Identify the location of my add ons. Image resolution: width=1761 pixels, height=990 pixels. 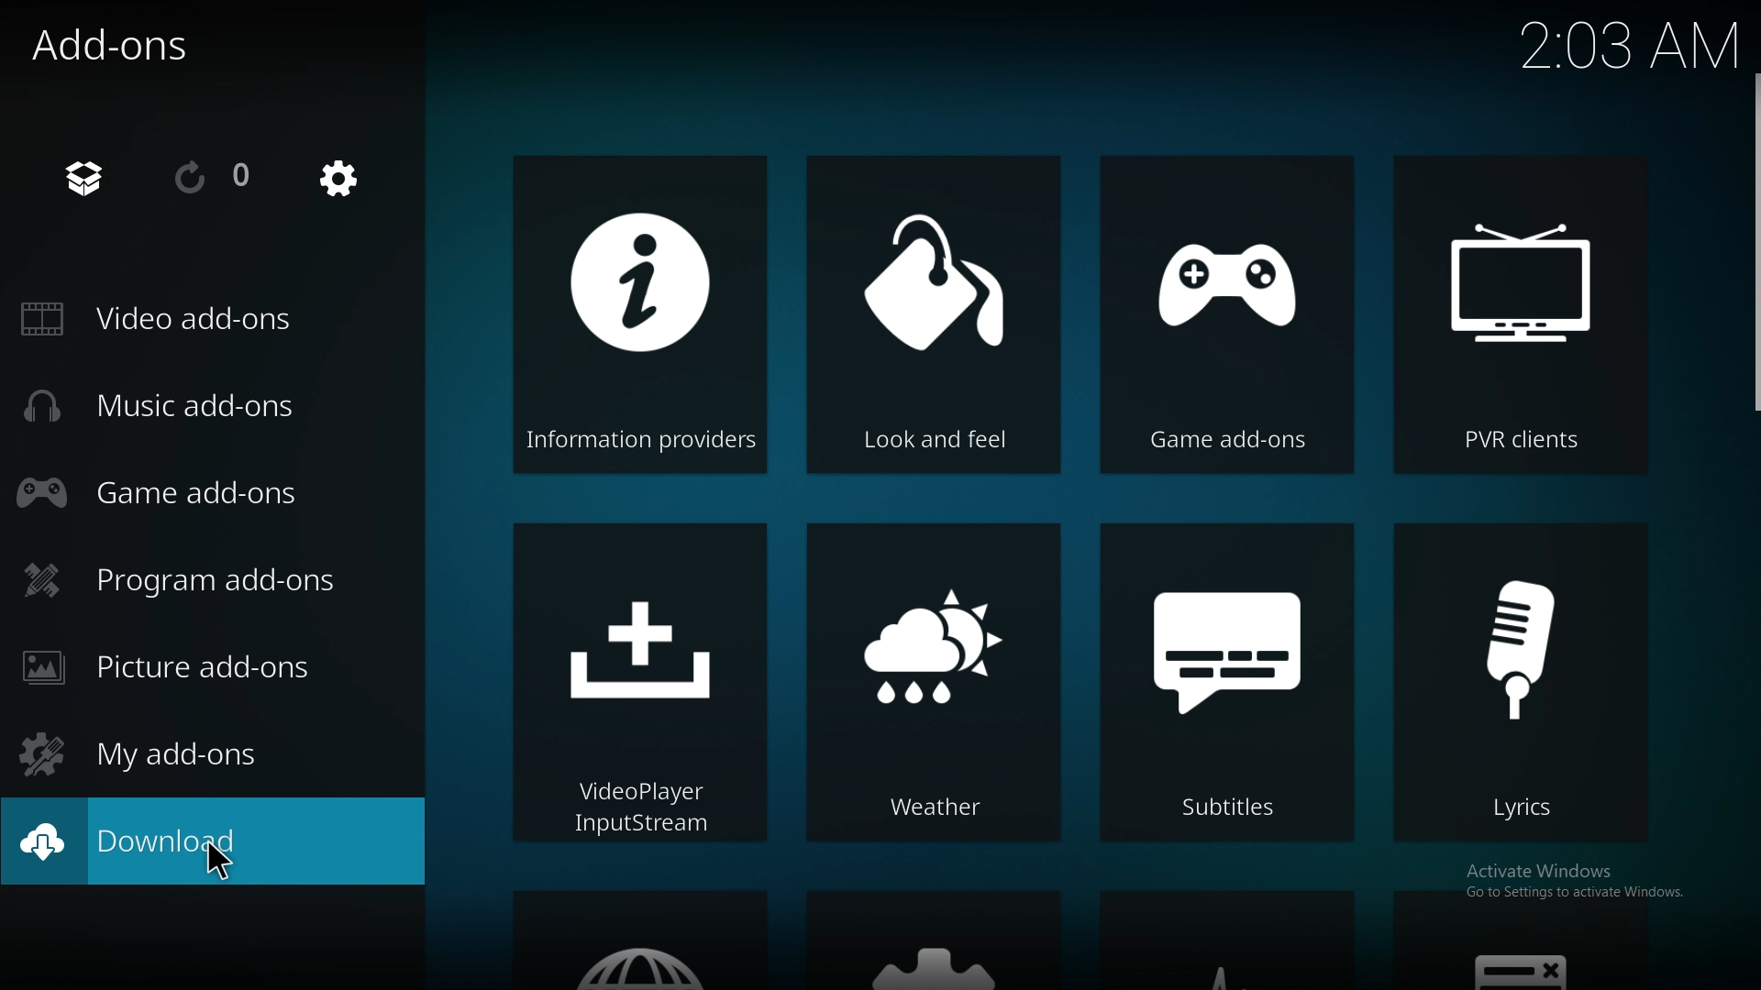
(161, 751).